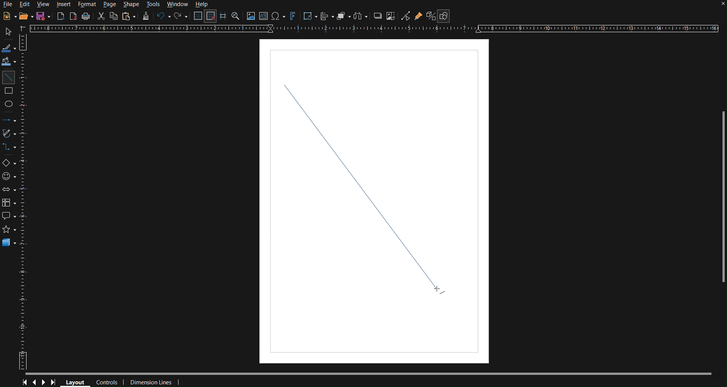 This screenshot has height=387, width=727. Describe the element at coordinates (293, 16) in the screenshot. I see `Fontworks` at that location.